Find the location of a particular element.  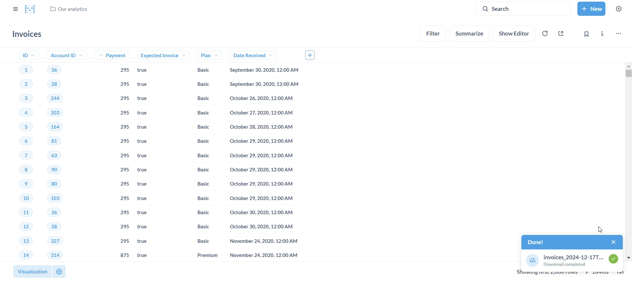

true is located at coordinates (145, 200).